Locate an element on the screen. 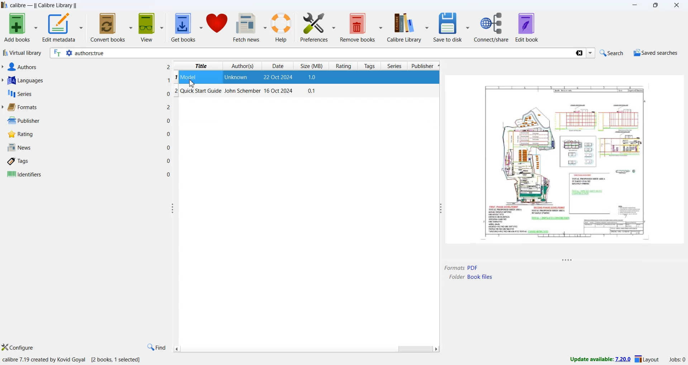  1 is located at coordinates (169, 80).